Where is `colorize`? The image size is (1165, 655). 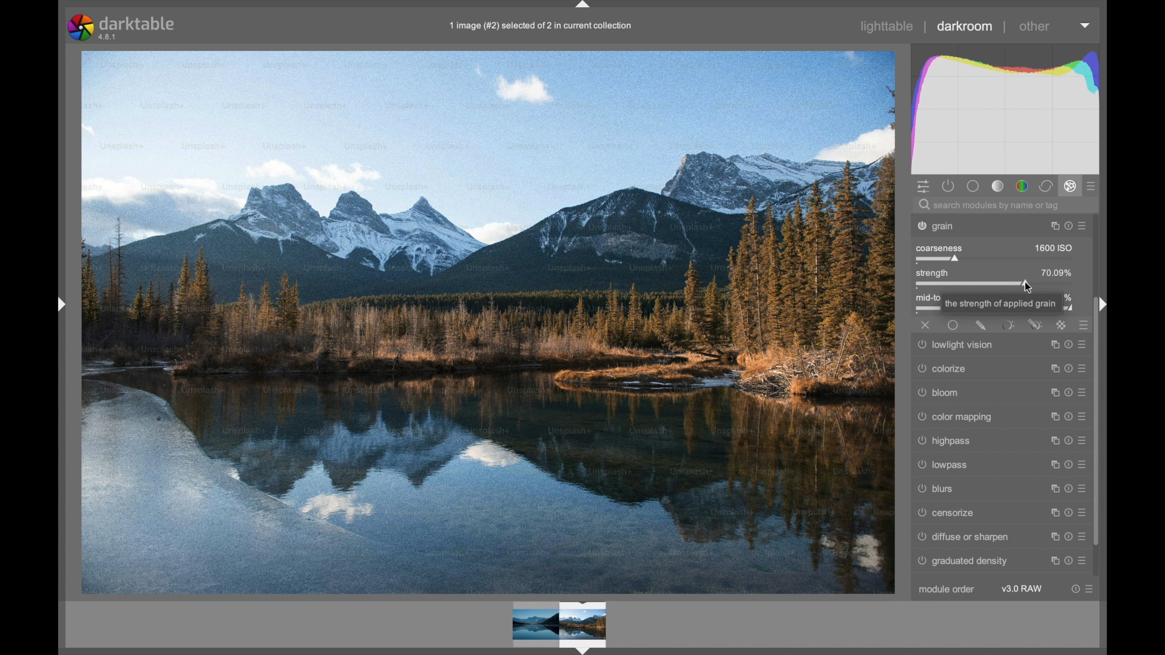 colorize is located at coordinates (944, 368).